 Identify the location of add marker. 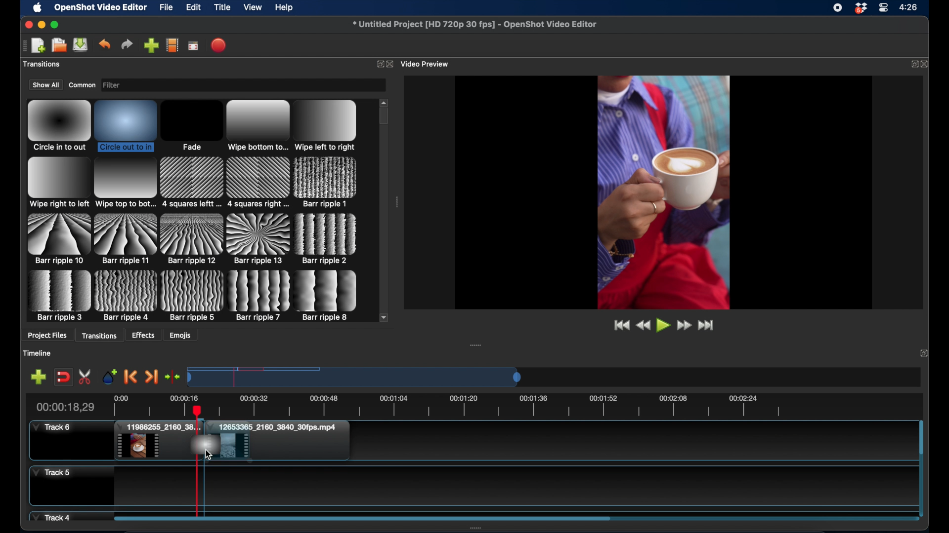
(110, 376).